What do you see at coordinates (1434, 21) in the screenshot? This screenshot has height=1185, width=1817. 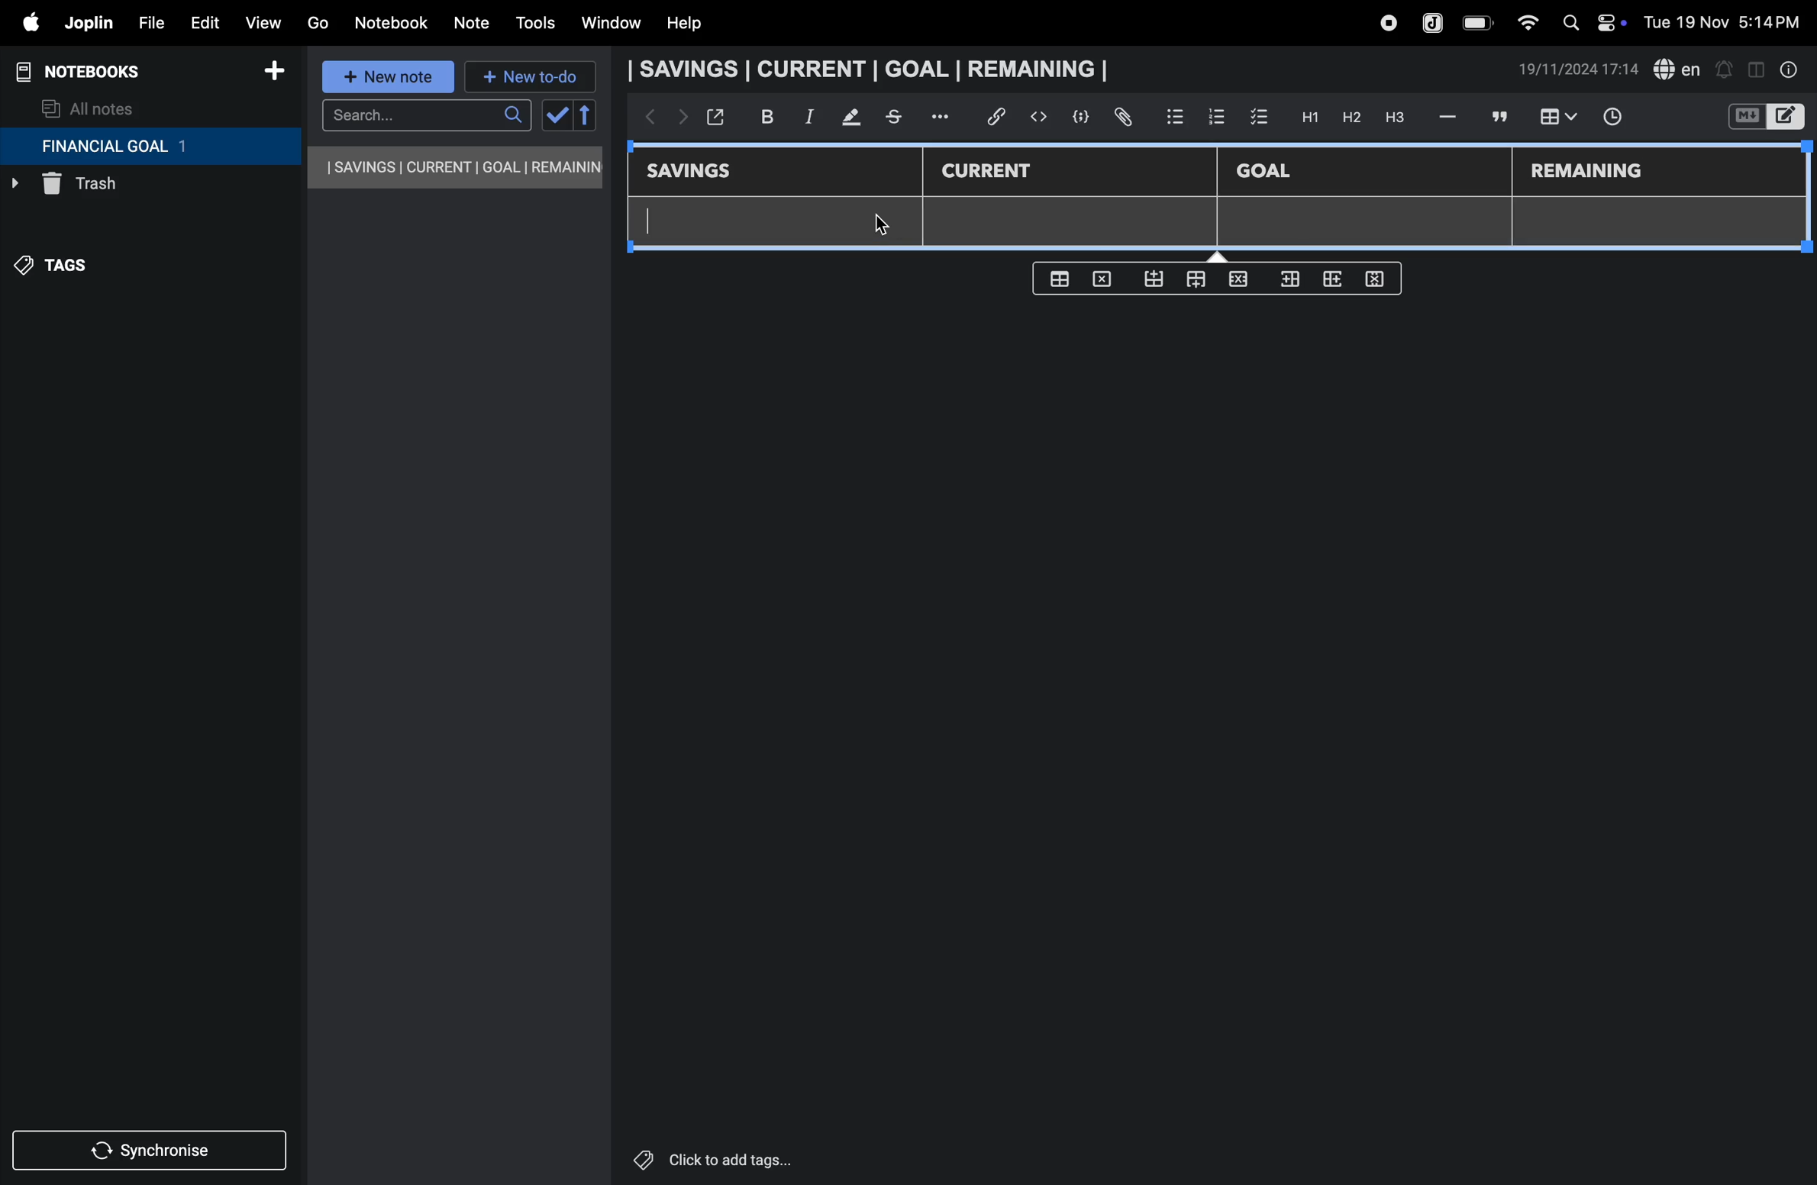 I see `joplin` at bounding box center [1434, 21].